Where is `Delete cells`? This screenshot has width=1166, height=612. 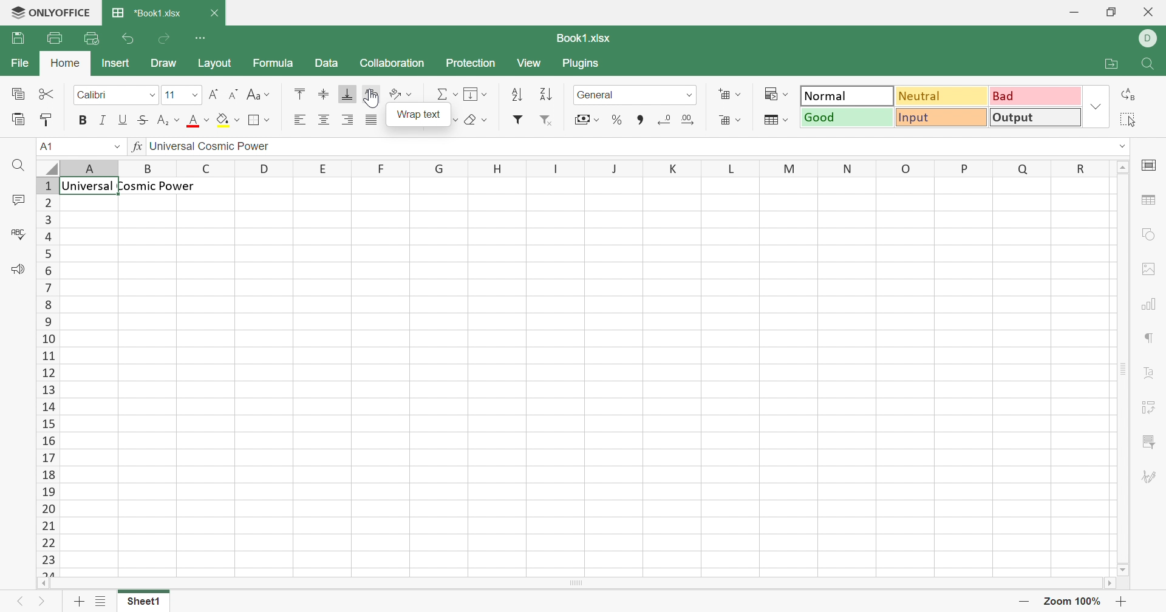
Delete cells is located at coordinates (730, 121).